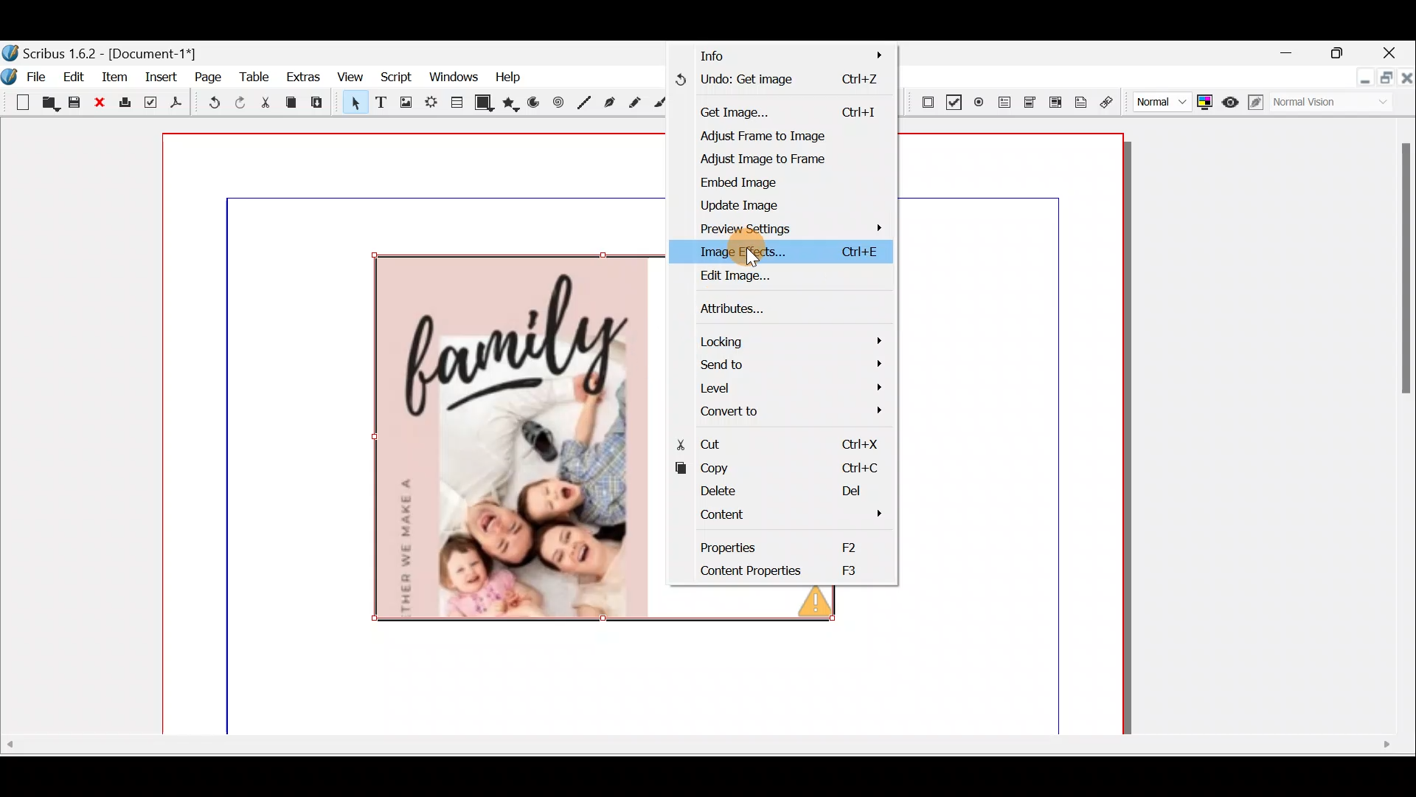 The image size is (1416, 797). I want to click on Copy, so click(780, 470).